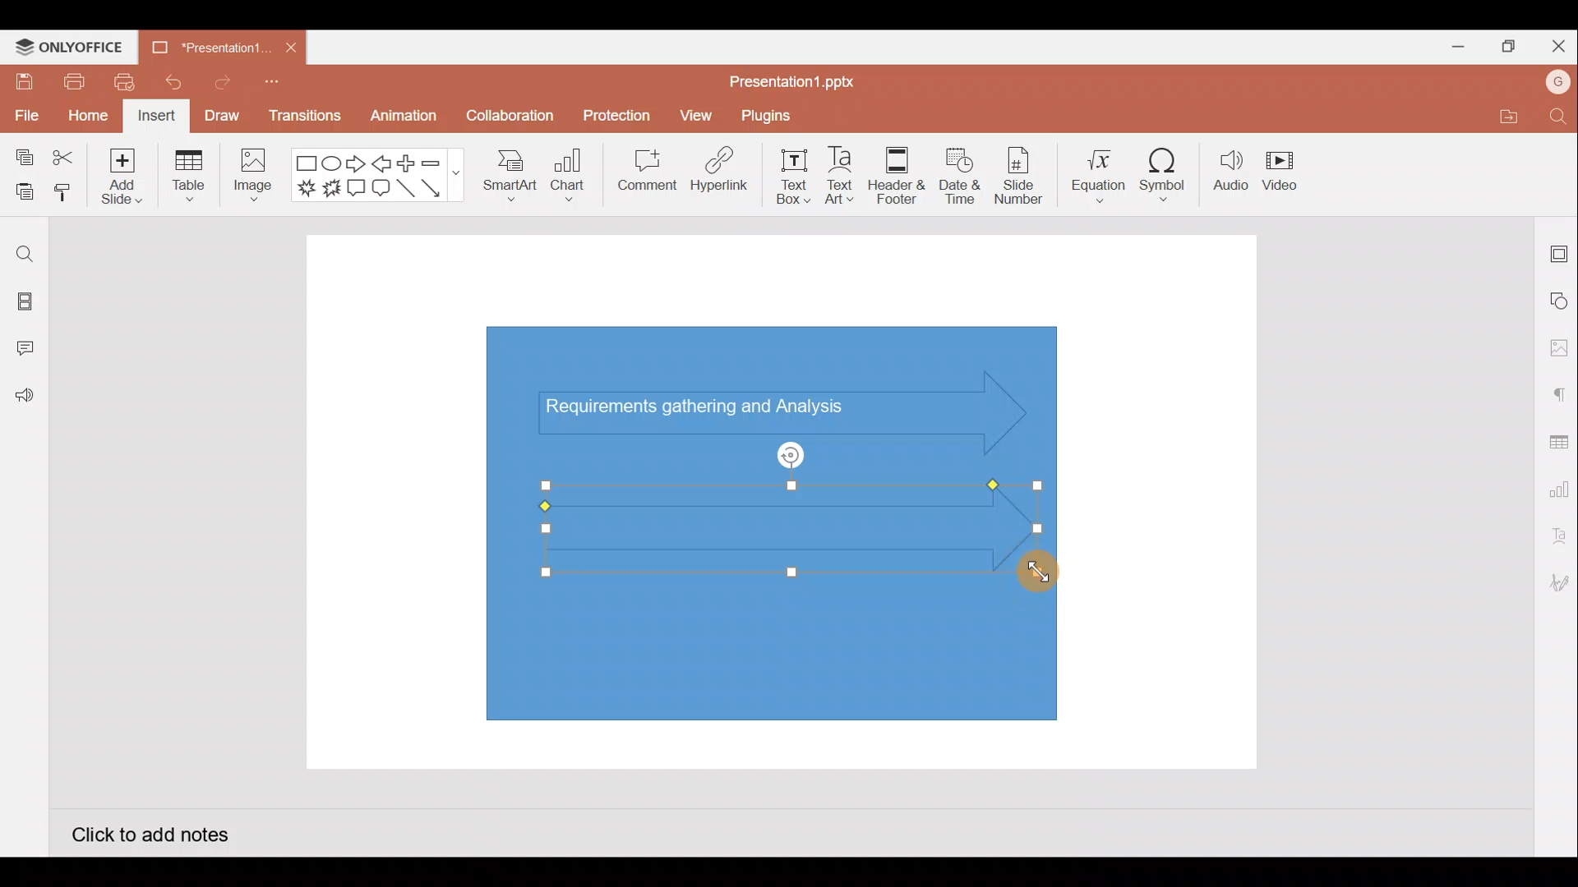 The width and height of the screenshot is (1578, 887). What do you see at coordinates (612, 116) in the screenshot?
I see `Protection` at bounding box center [612, 116].